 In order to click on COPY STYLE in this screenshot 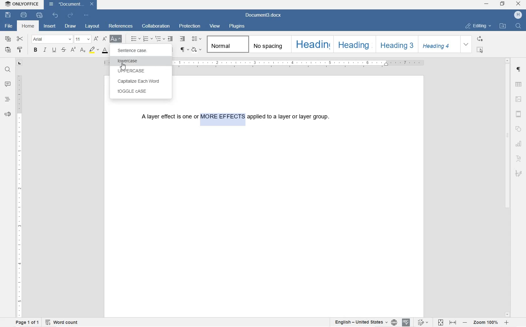, I will do `click(20, 50)`.